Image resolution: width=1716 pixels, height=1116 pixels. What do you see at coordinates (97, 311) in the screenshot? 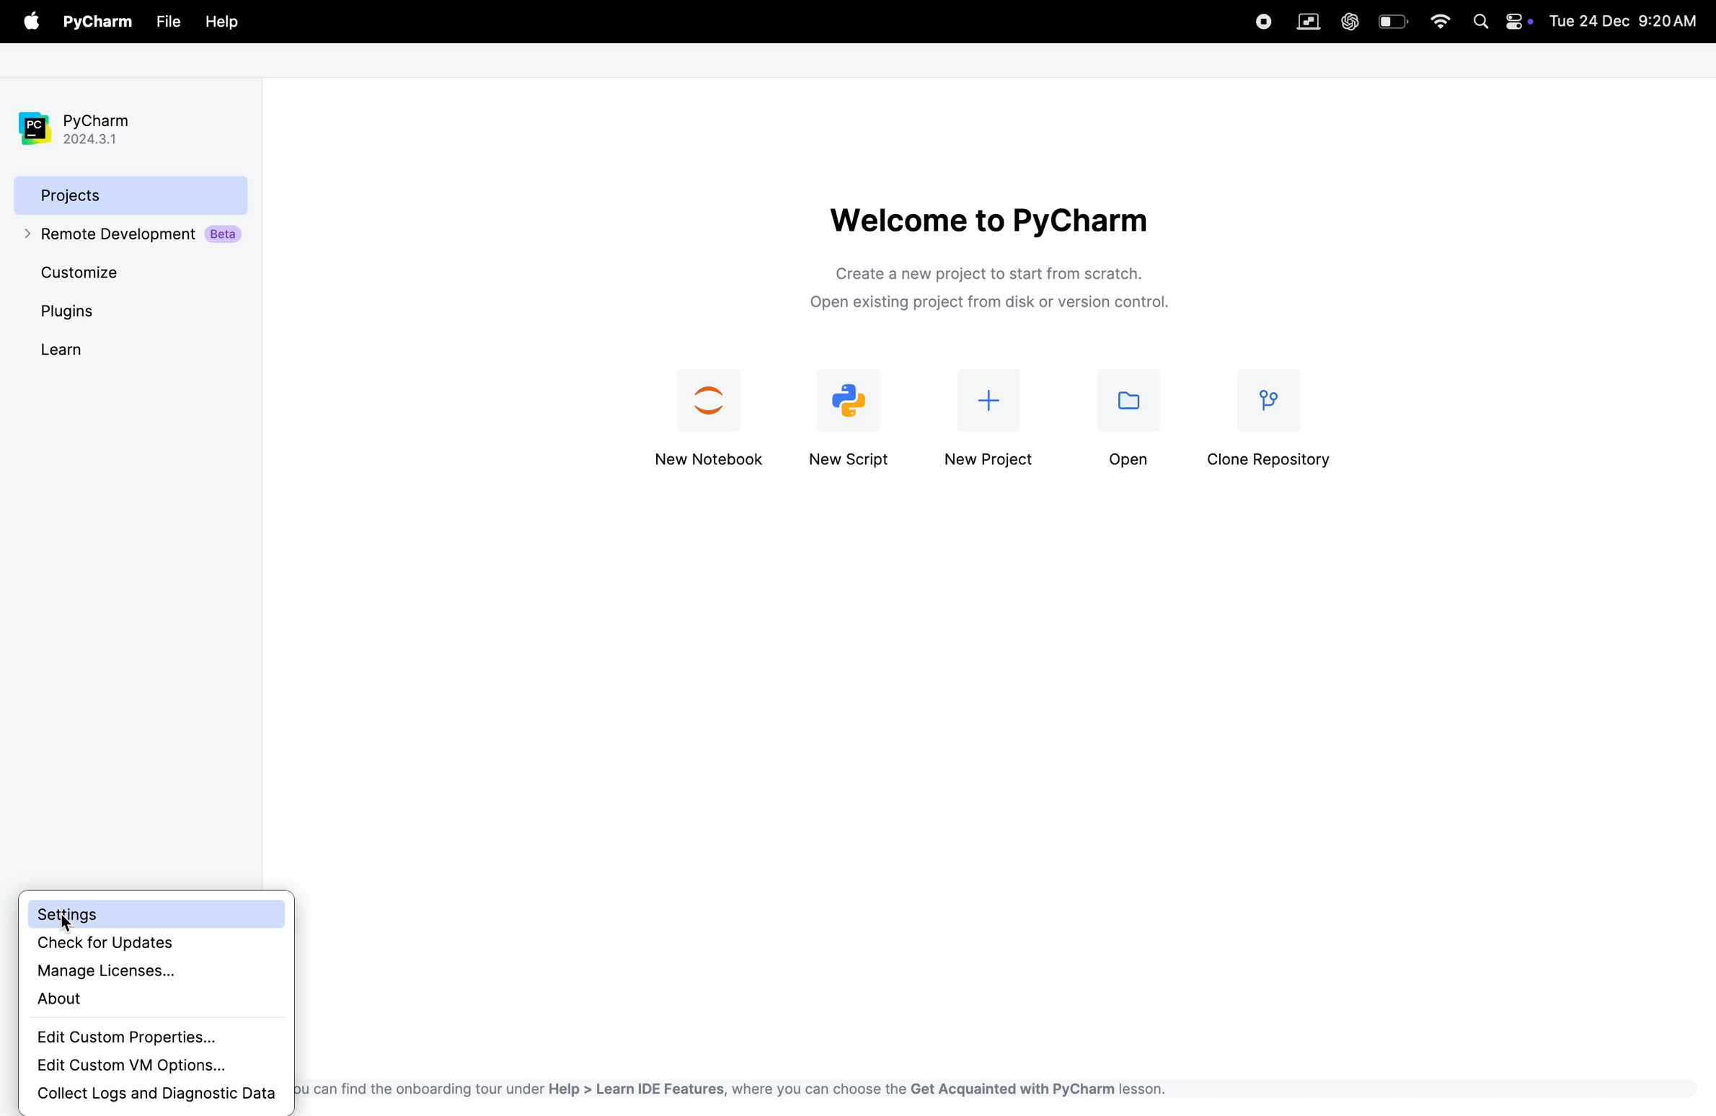
I see `plugins` at bounding box center [97, 311].